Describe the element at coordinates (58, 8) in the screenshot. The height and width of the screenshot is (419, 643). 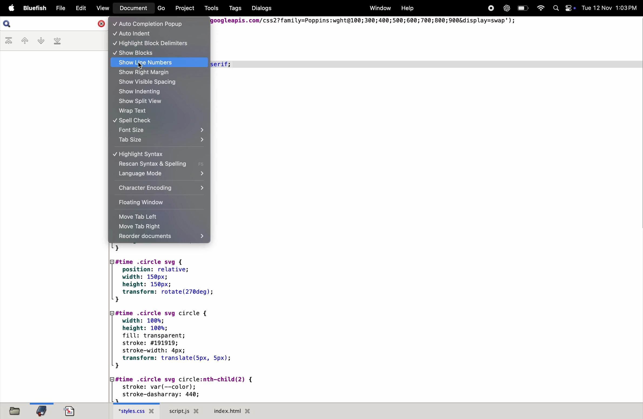
I see `File` at that location.